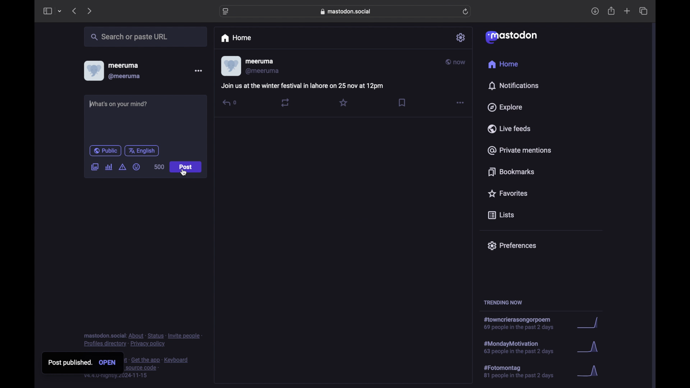  What do you see at coordinates (503, 302) in the screenshot?
I see `trending now` at bounding box center [503, 302].